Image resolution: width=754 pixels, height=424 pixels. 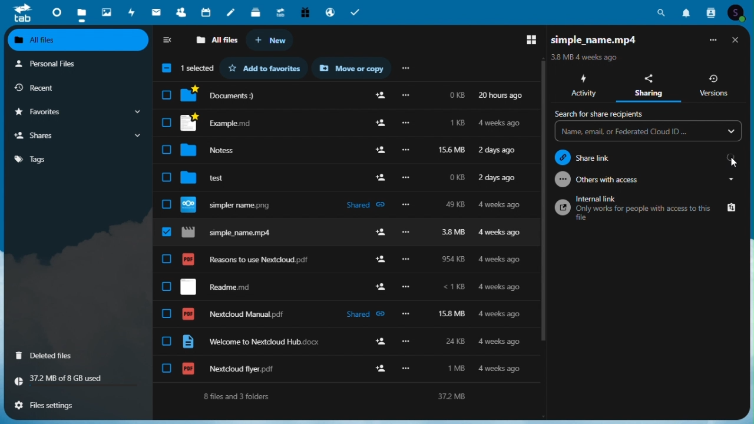 What do you see at coordinates (232, 13) in the screenshot?
I see `notes` at bounding box center [232, 13].